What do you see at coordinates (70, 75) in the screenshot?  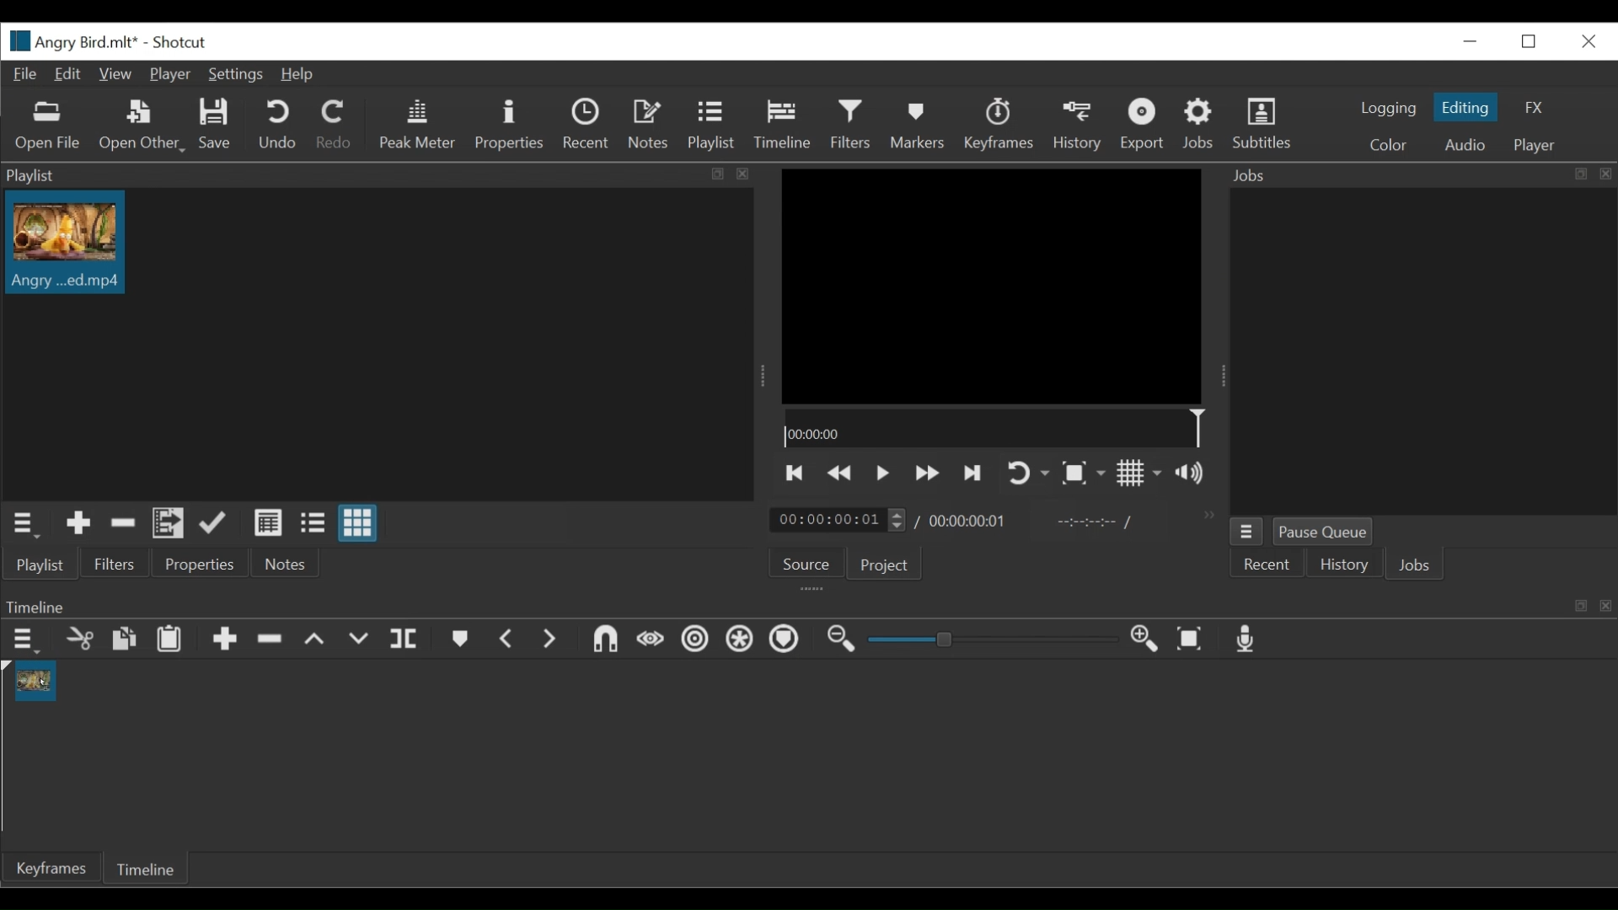 I see `Edit` at bounding box center [70, 75].